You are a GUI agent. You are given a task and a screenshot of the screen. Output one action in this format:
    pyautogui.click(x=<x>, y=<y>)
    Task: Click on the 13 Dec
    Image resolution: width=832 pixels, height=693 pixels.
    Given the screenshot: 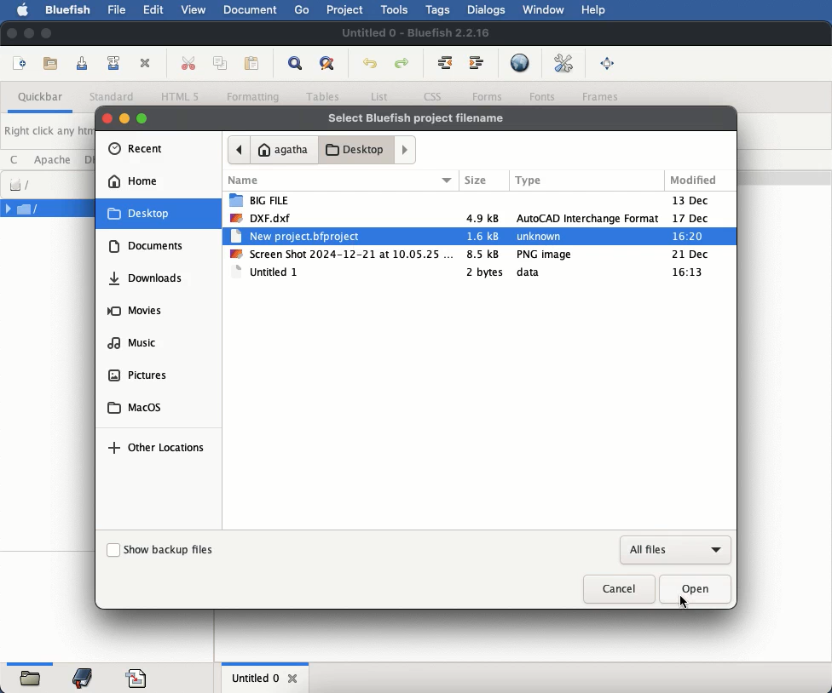 What is the action you would take?
    pyautogui.click(x=688, y=198)
    